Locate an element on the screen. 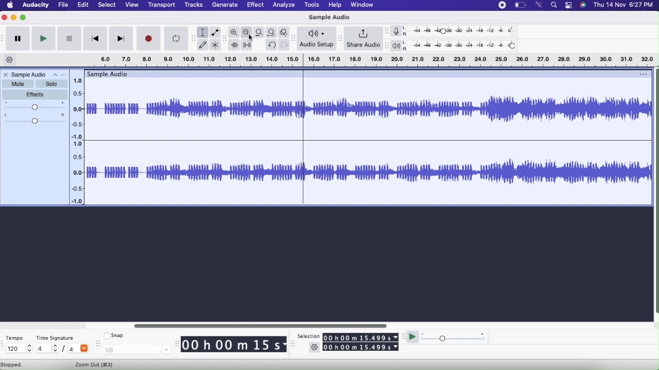  siri is located at coordinates (584, 6).